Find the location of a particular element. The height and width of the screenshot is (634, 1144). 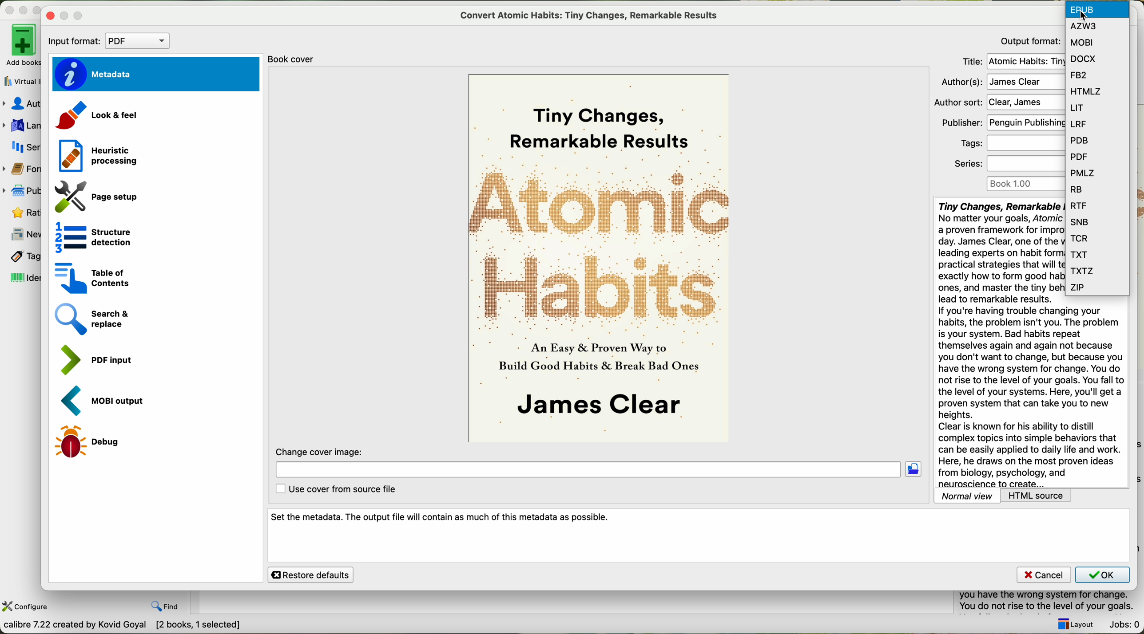

OK button is located at coordinates (1102, 575).